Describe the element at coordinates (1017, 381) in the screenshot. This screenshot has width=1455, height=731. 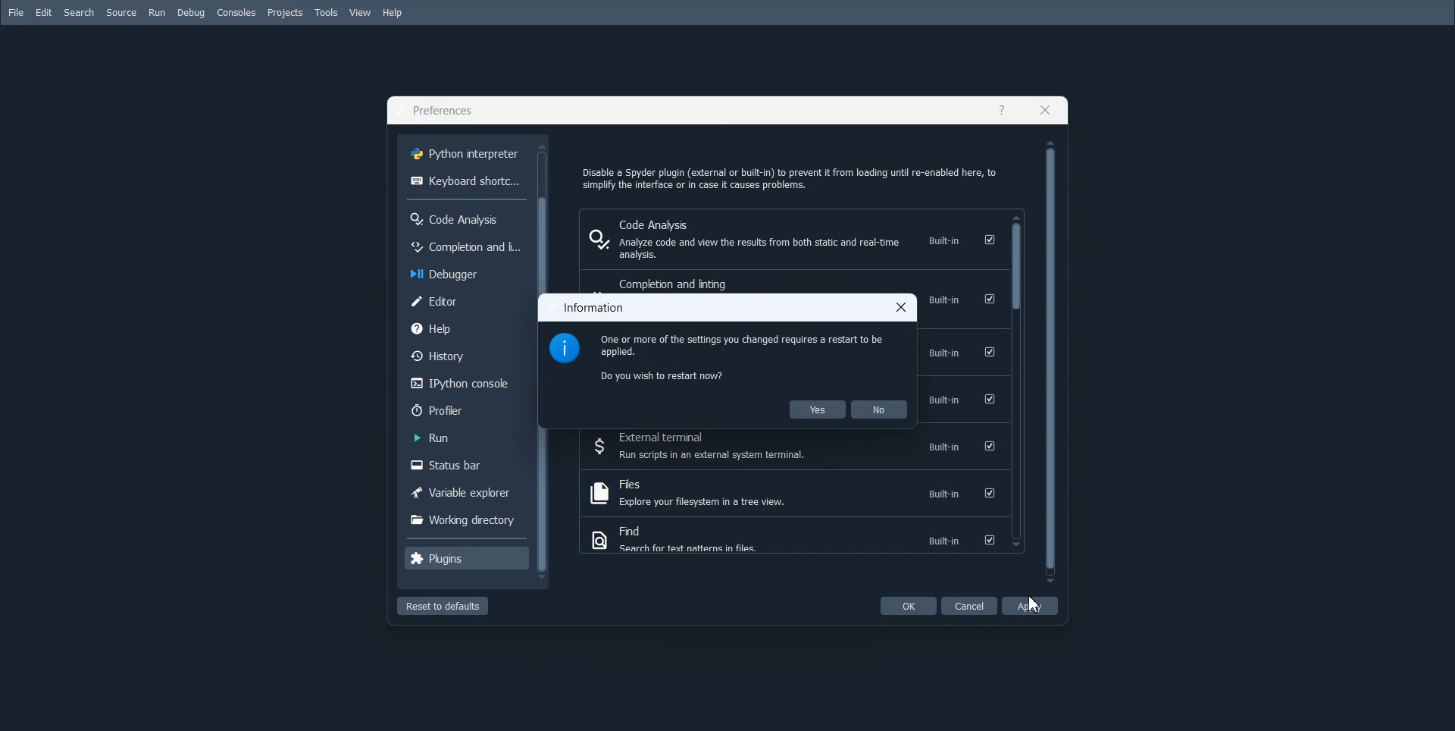
I see `Vertical scroll bar` at that location.